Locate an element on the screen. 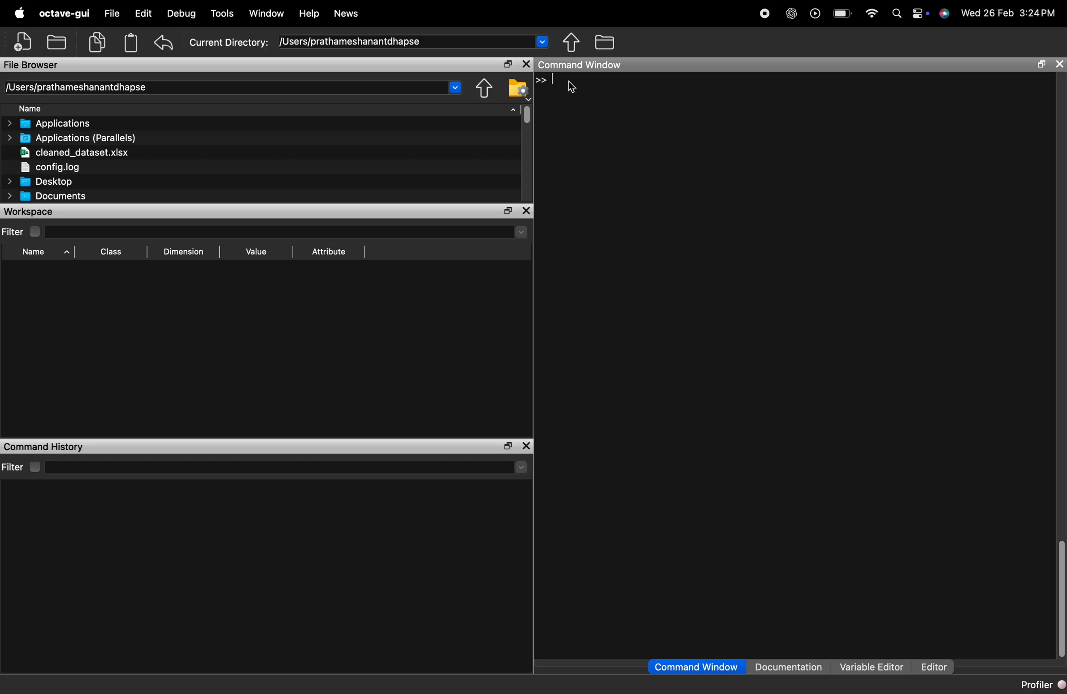  News is located at coordinates (347, 14).